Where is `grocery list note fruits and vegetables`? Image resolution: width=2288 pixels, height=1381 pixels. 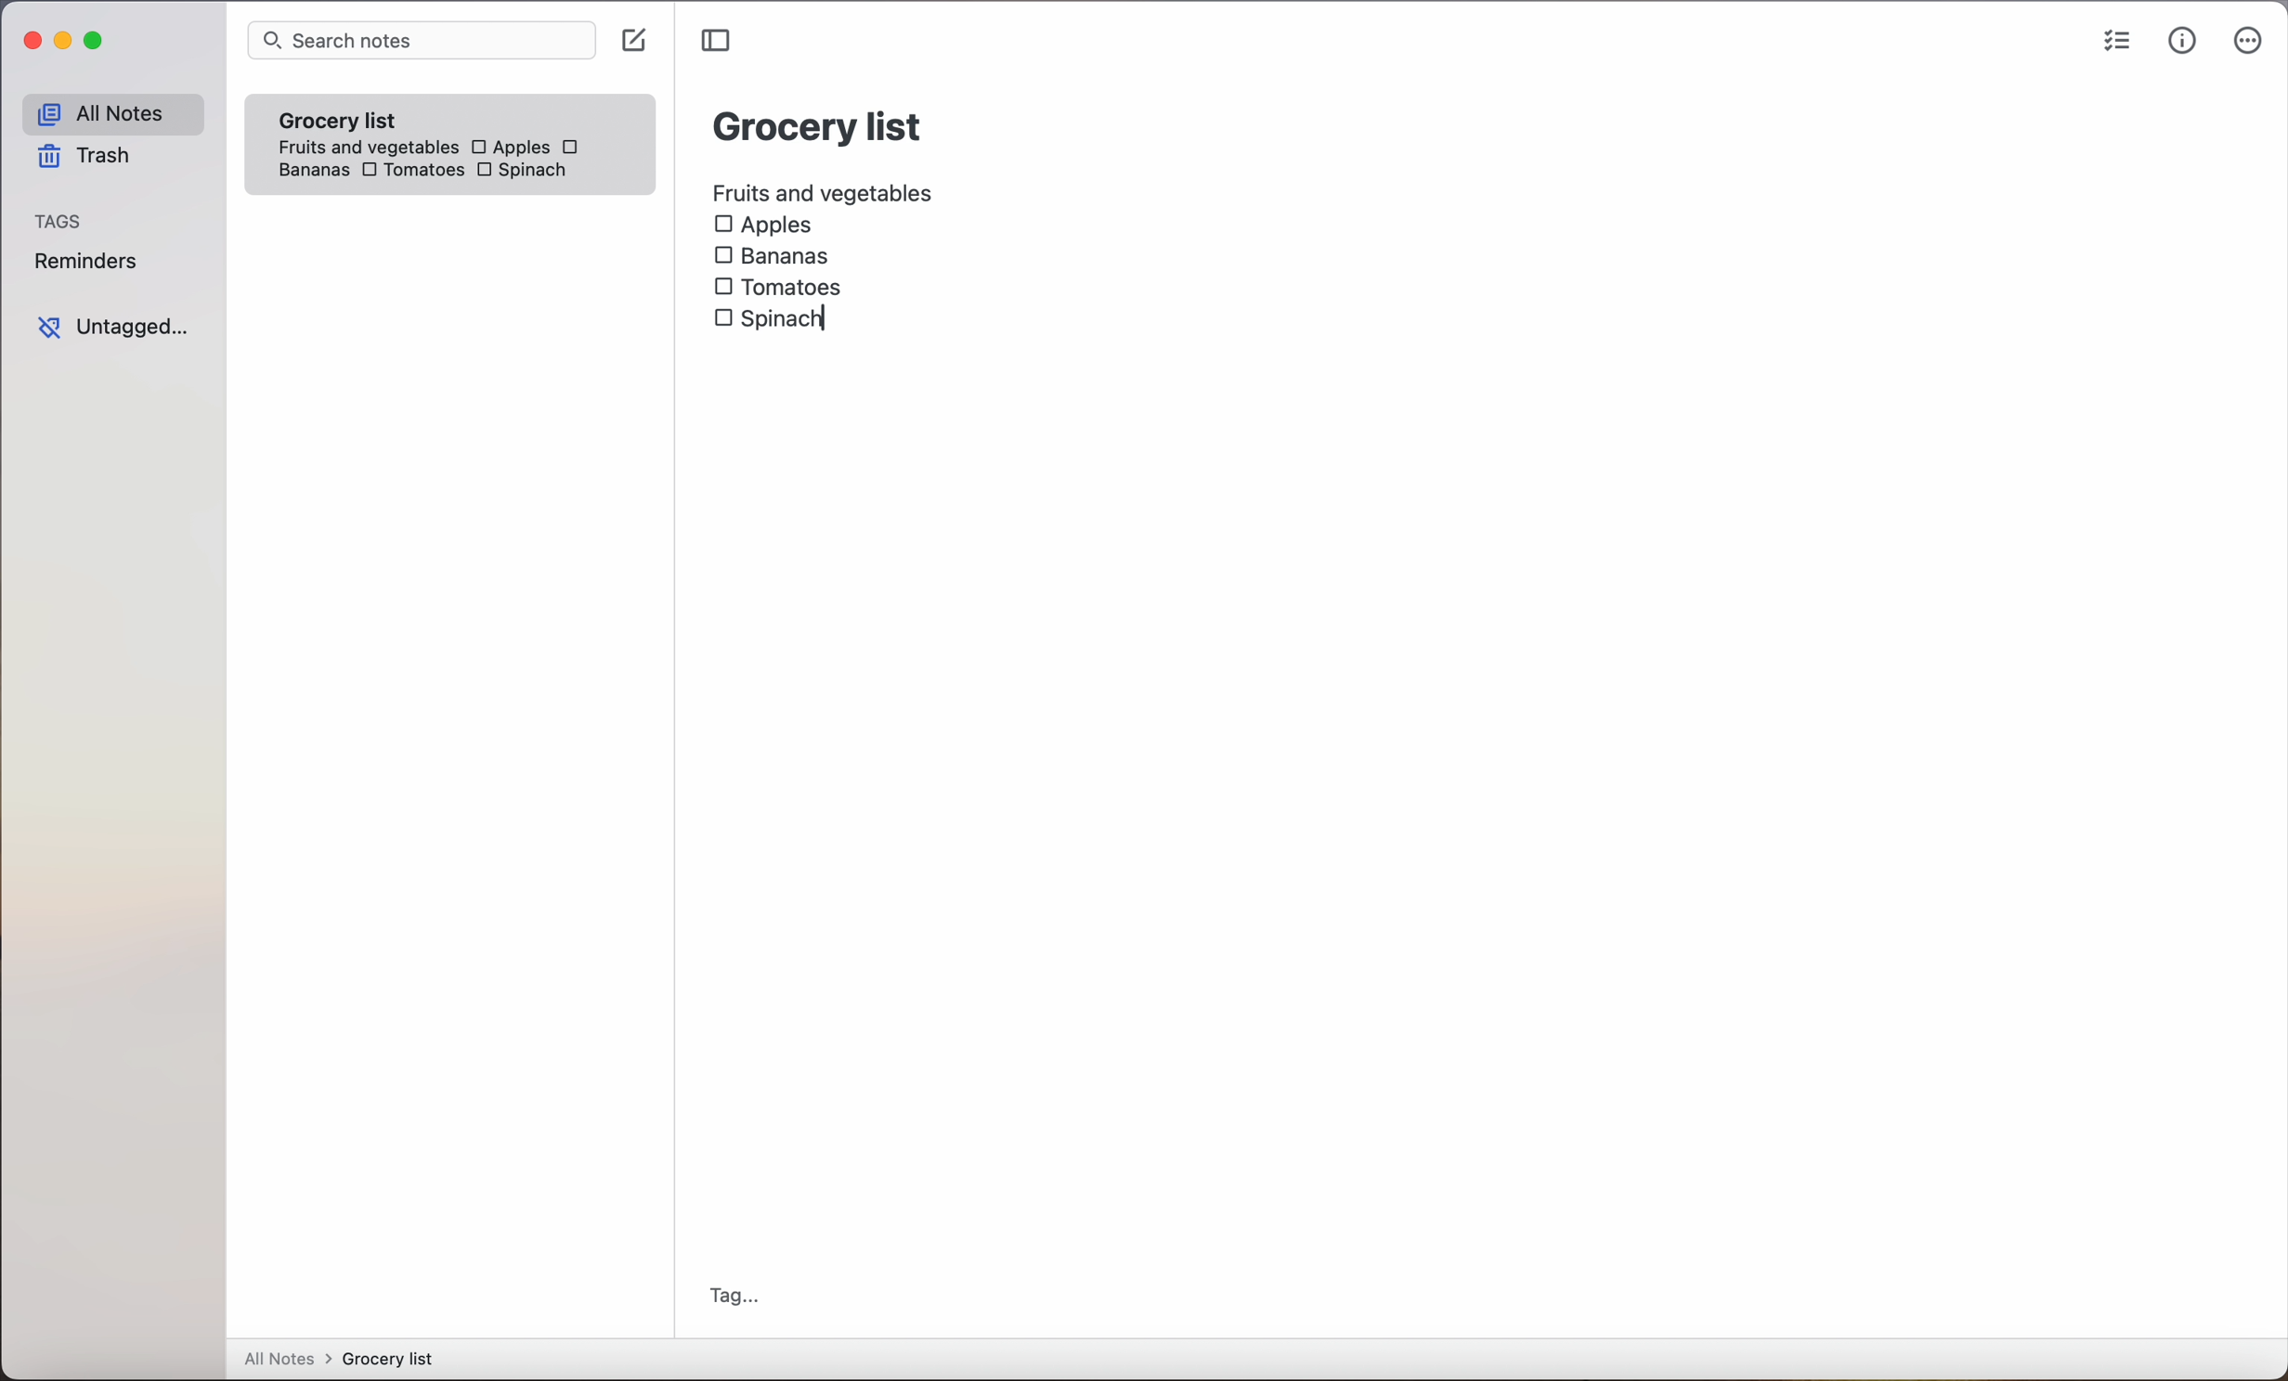
grocery list note fruits and vegetables is located at coordinates (361, 125).